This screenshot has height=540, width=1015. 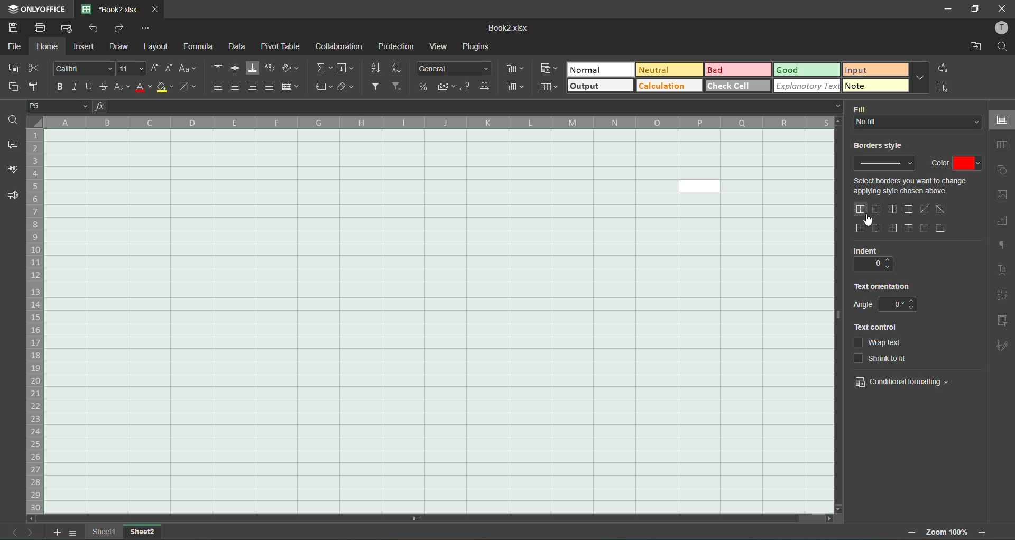 What do you see at coordinates (867, 220) in the screenshot?
I see `cursor` at bounding box center [867, 220].